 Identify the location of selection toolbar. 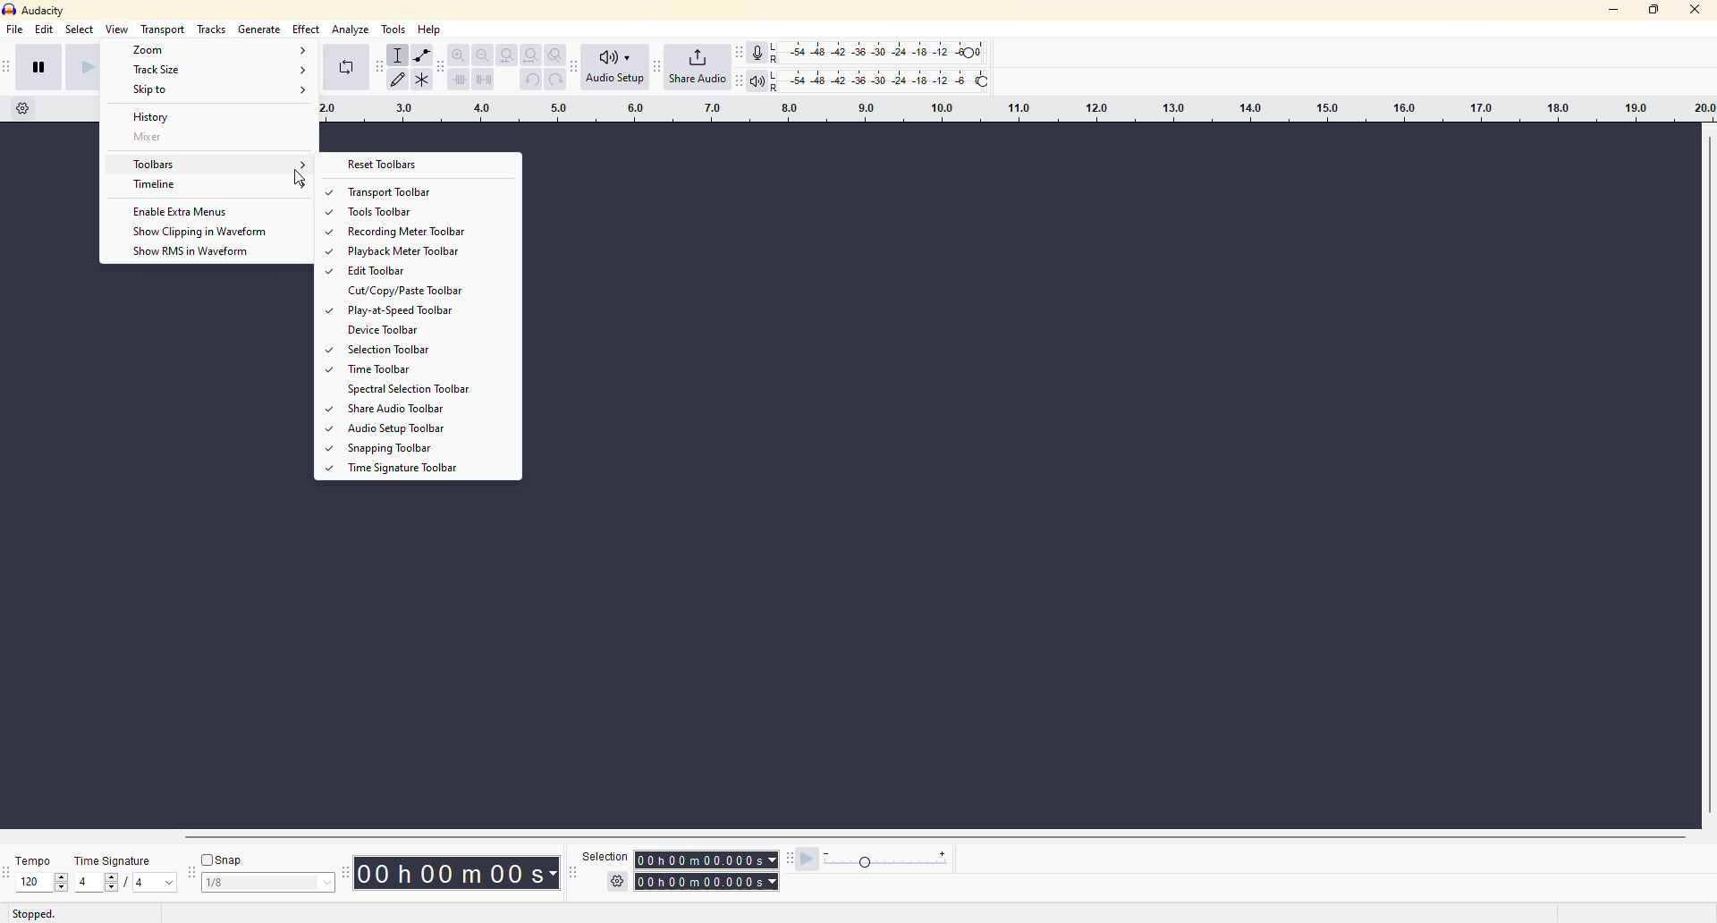
(380, 350).